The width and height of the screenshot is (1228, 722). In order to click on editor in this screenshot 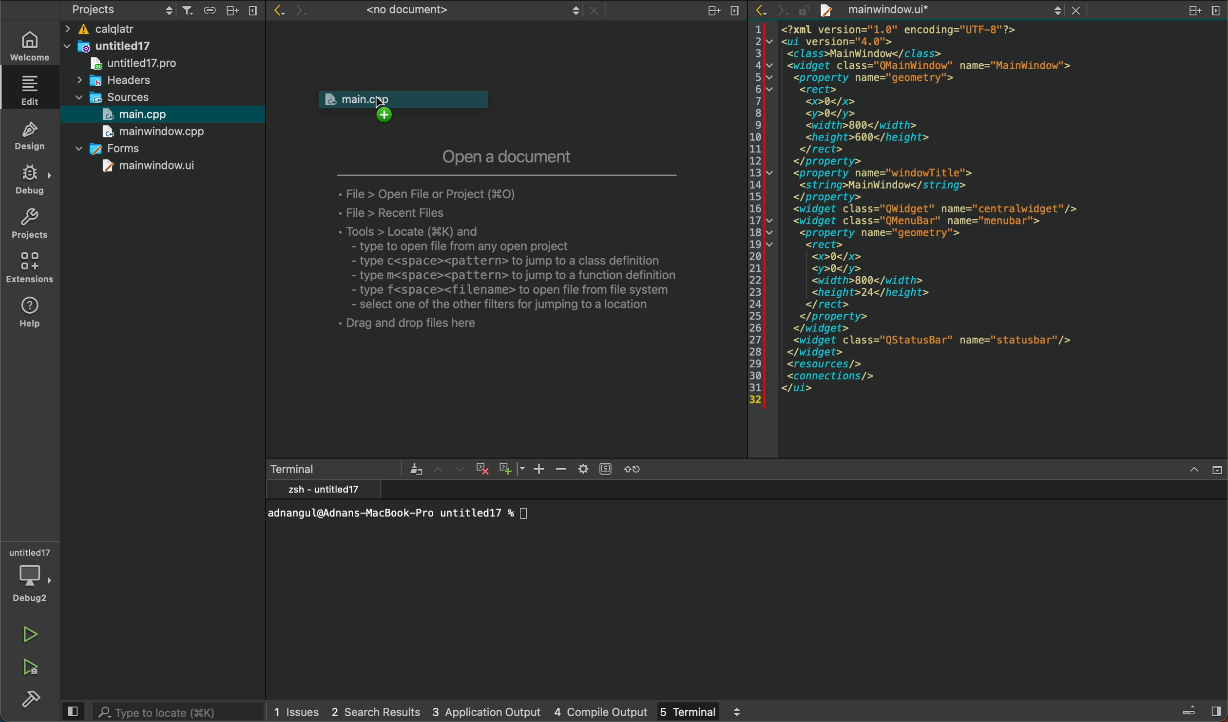, I will do `click(33, 91)`.